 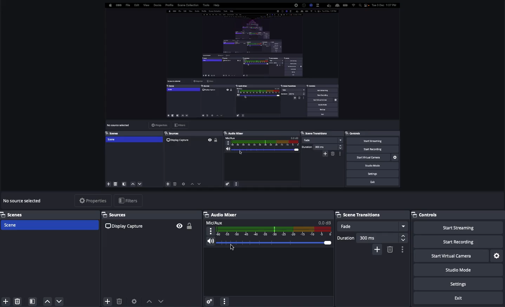 What do you see at coordinates (119, 301) in the screenshot?
I see `Delete` at bounding box center [119, 301].